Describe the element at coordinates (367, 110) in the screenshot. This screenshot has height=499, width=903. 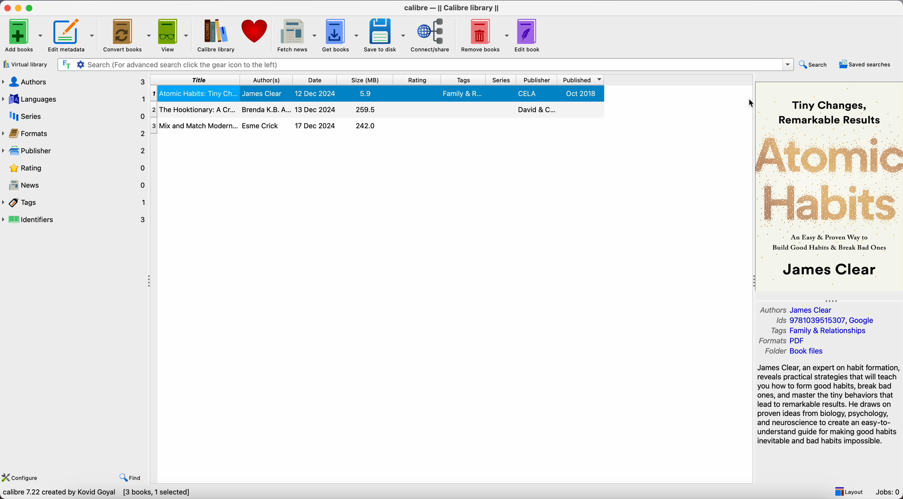
I see `259.5` at that location.